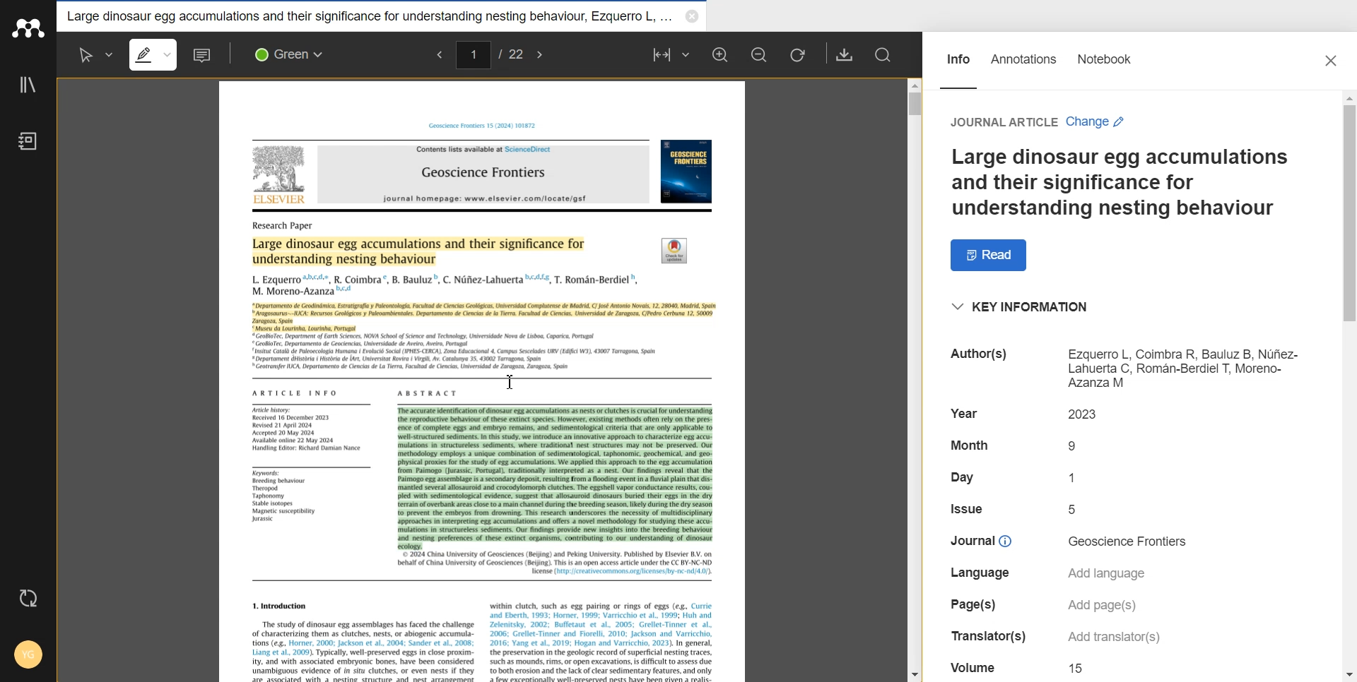 This screenshot has height=682, width=1357. Describe the element at coordinates (422, 251) in the screenshot. I see `Highlighted Text` at that location.